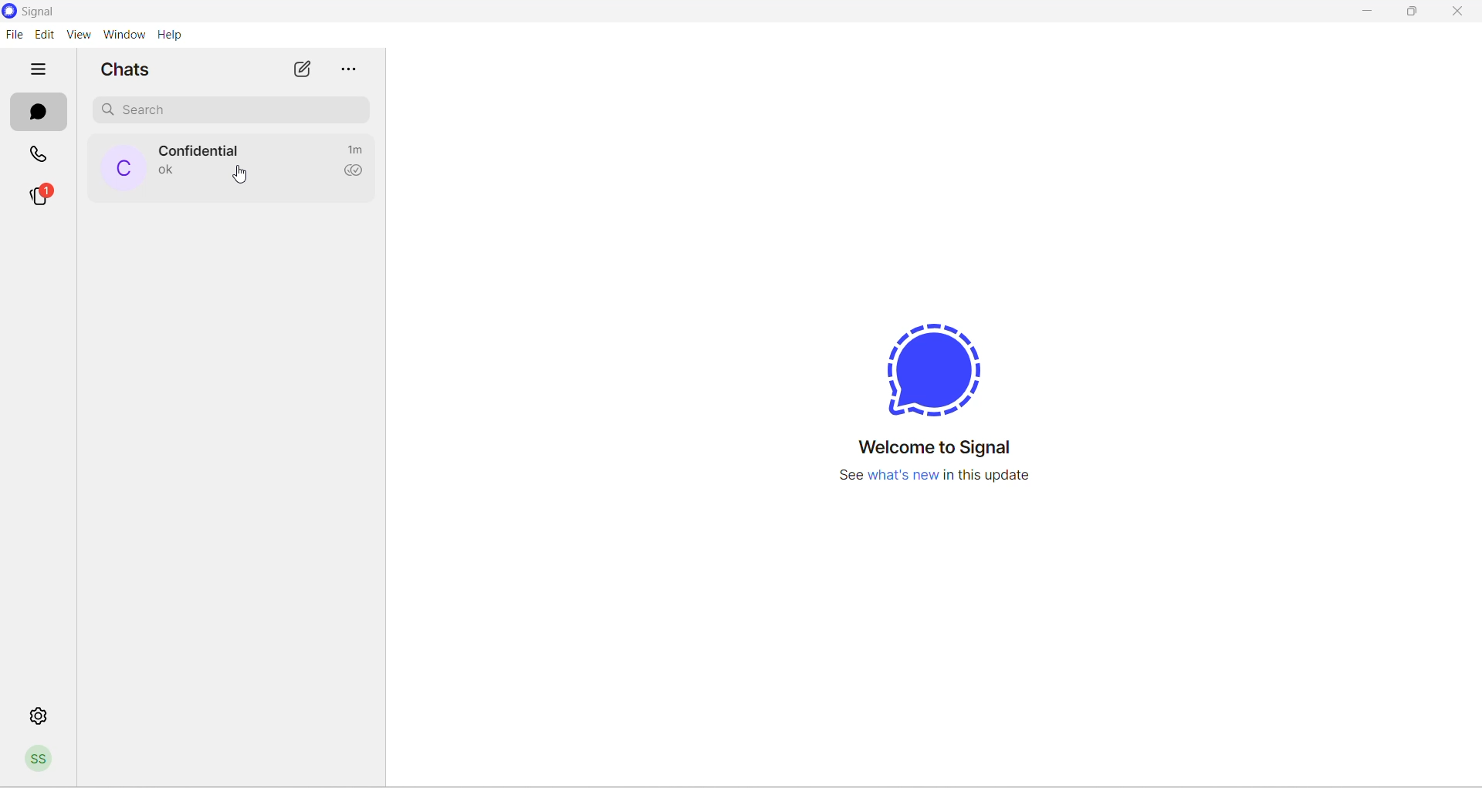 The image size is (1482, 788). What do you see at coordinates (42, 197) in the screenshot?
I see `stories` at bounding box center [42, 197].